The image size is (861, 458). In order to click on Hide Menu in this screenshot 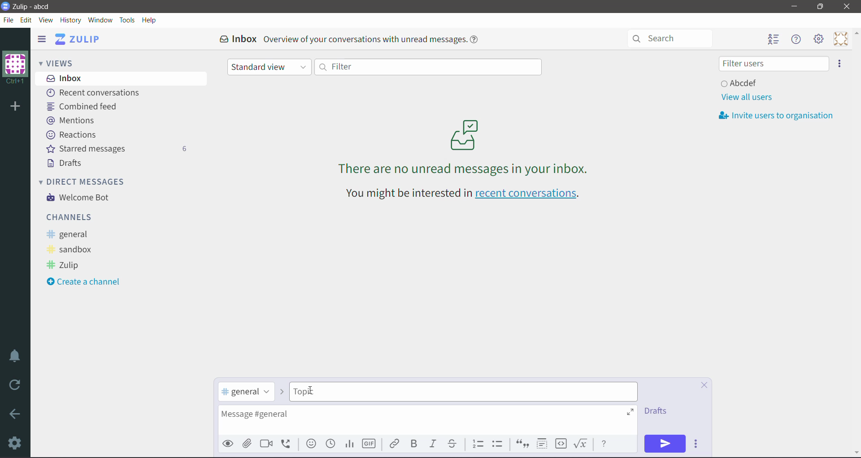, I will do `click(797, 39)`.